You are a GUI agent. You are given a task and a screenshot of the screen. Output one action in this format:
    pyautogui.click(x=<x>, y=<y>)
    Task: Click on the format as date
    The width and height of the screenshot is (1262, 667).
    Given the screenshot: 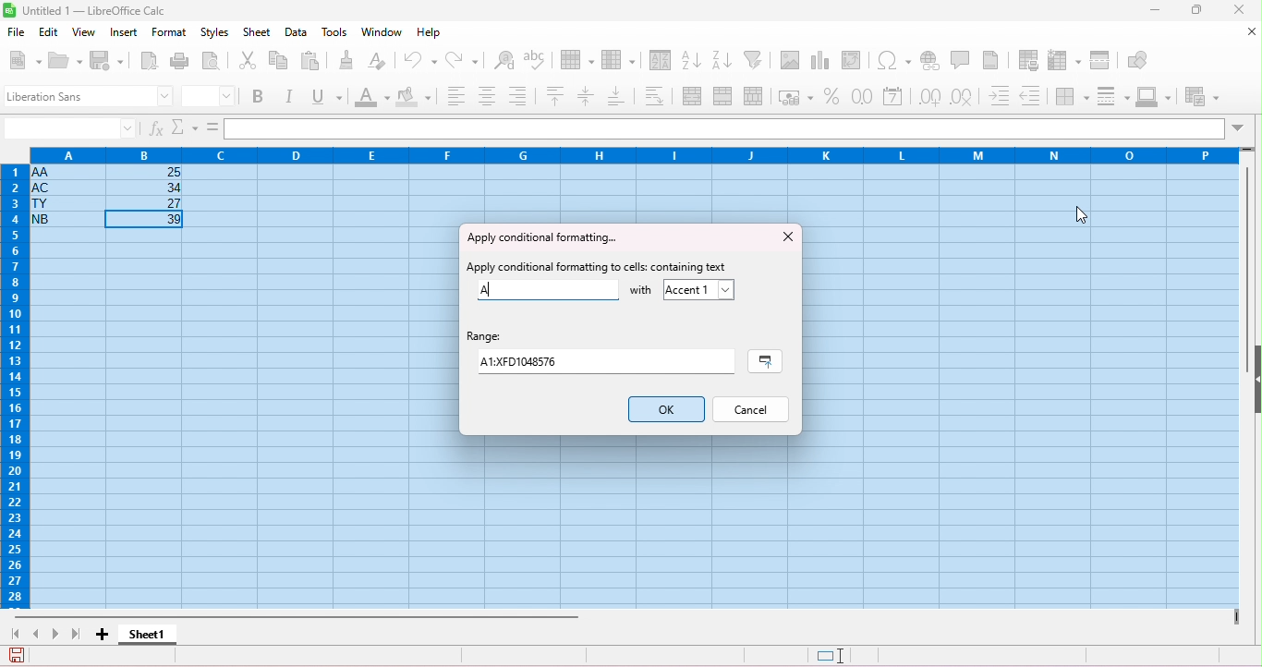 What is the action you would take?
    pyautogui.click(x=894, y=97)
    